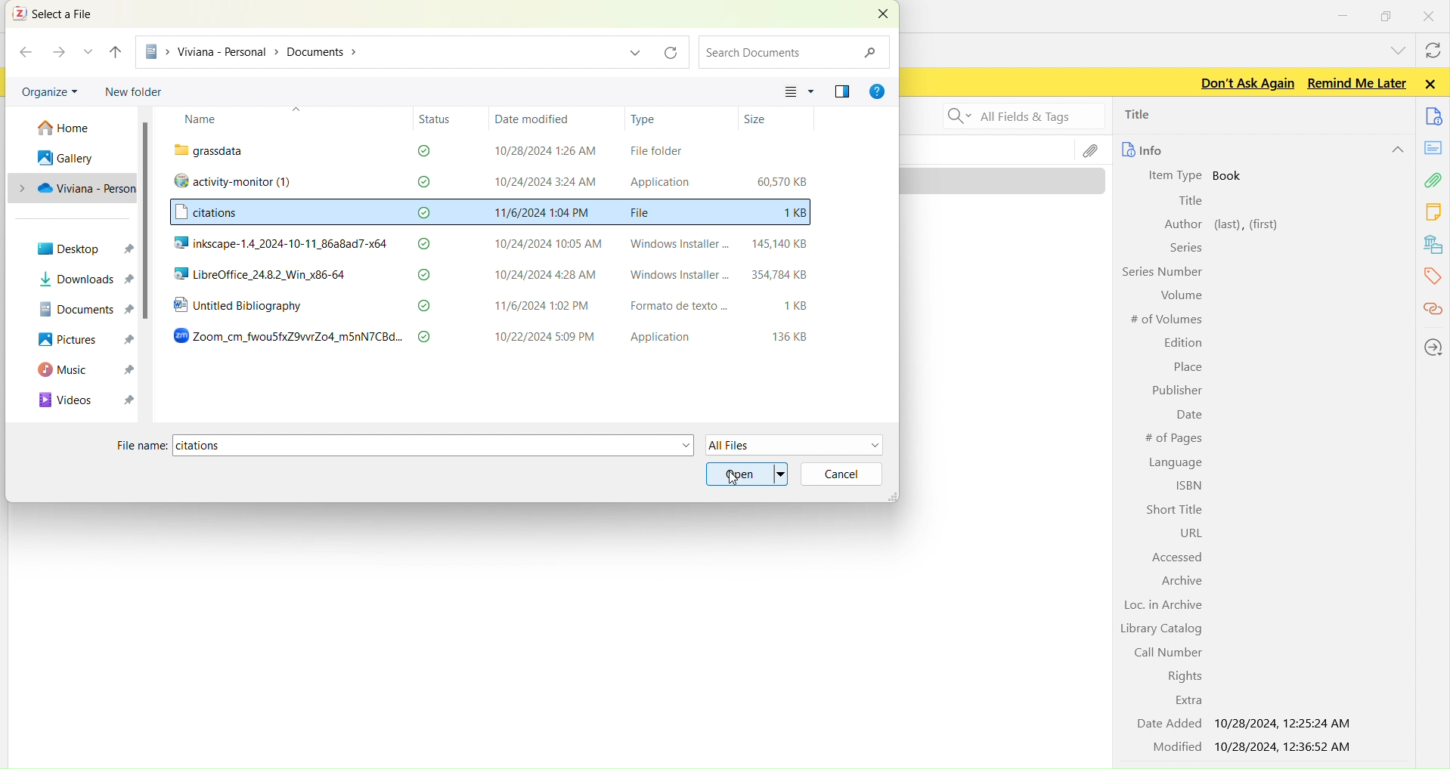 This screenshot has height=769, width=1450. Describe the element at coordinates (240, 307) in the screenshot. I see `Untitled Bibliography` at that location.